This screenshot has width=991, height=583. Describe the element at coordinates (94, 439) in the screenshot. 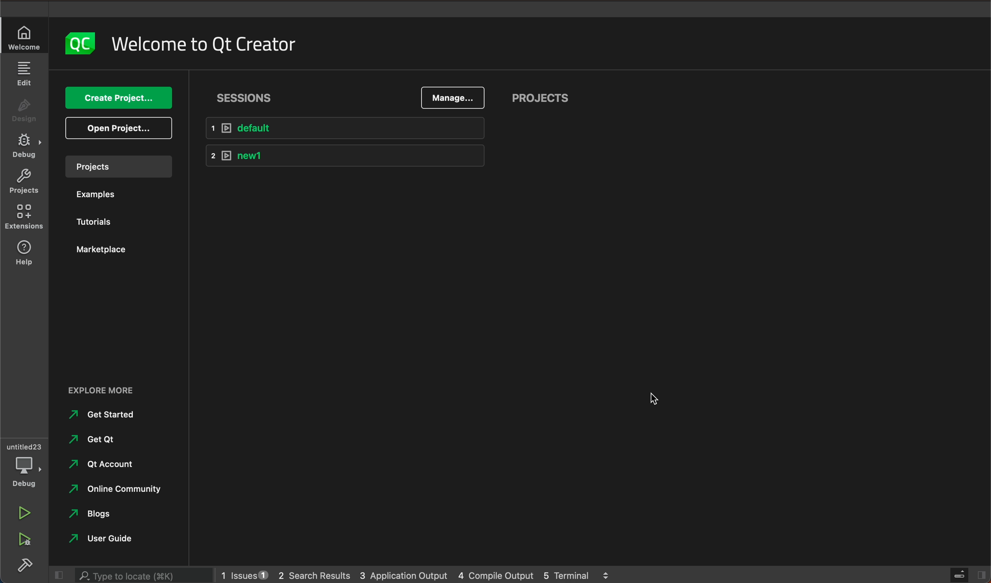

I see `get qt` at that location.